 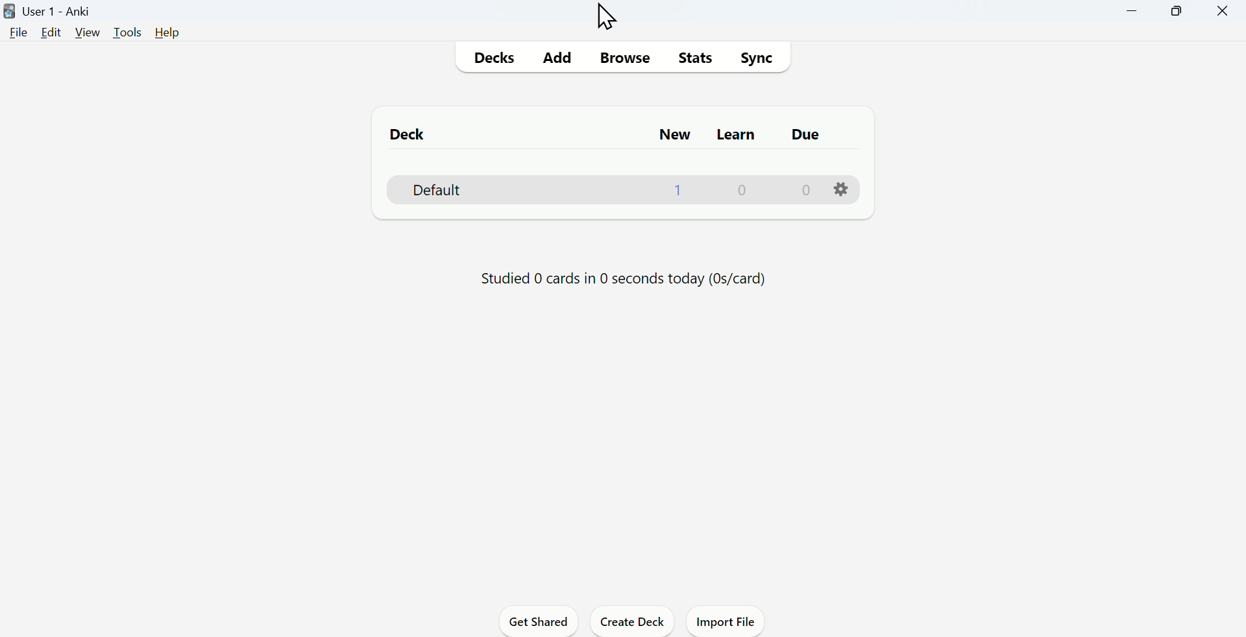 I want to click on Stats, so click(x=696, y=57).